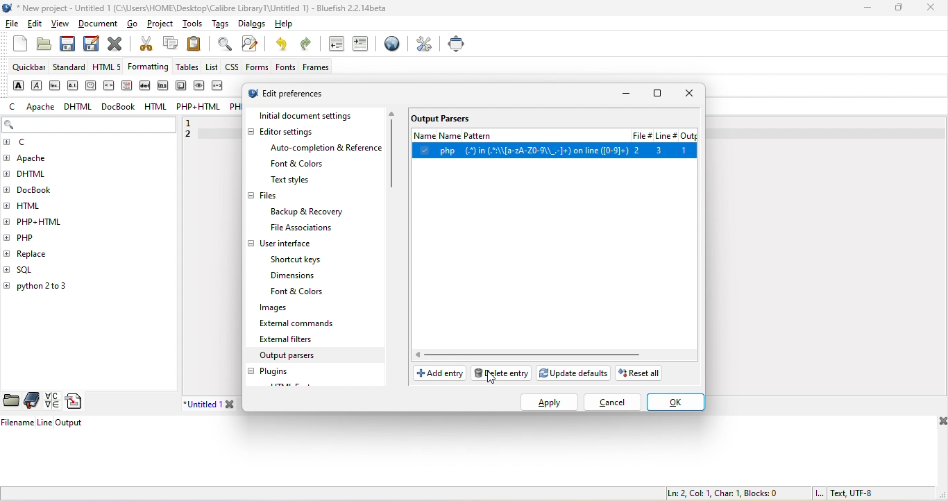 Image resolution: width=948 pixels, height=501 pixels. I want to click on title, so click(196, 8).